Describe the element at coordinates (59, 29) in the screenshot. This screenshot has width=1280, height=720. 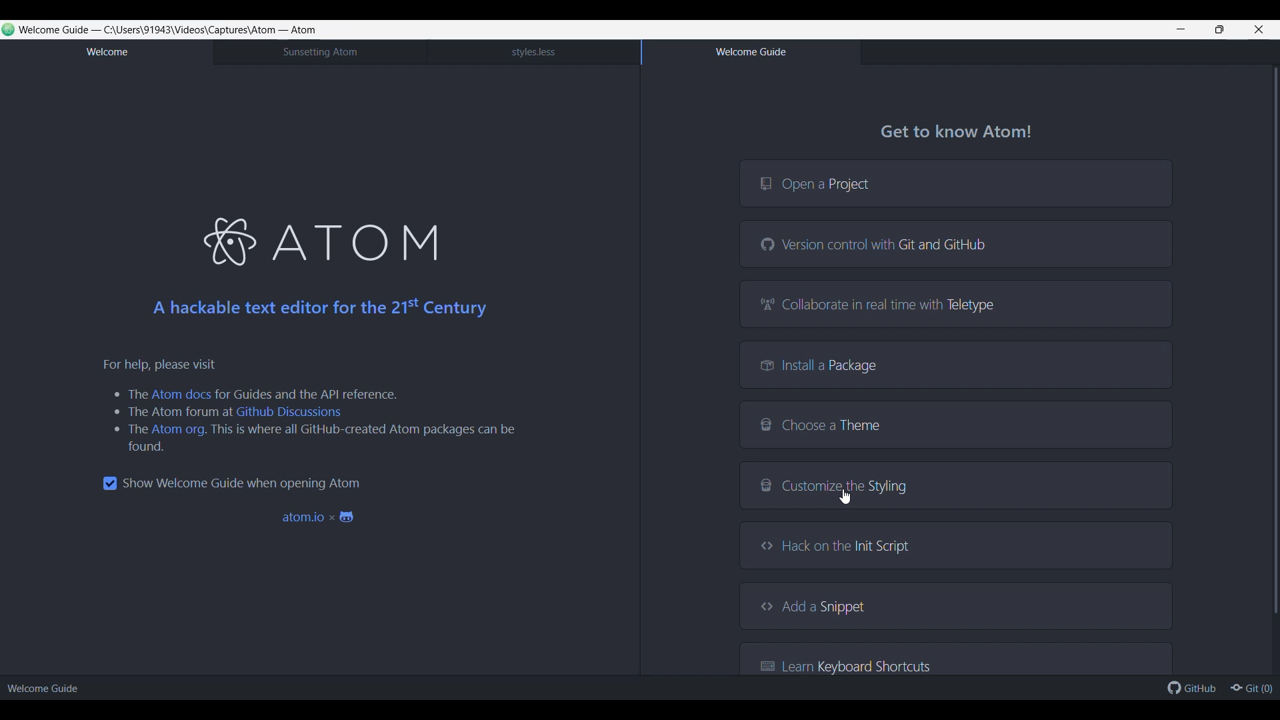
I see `Welcome Guide -` at that location.